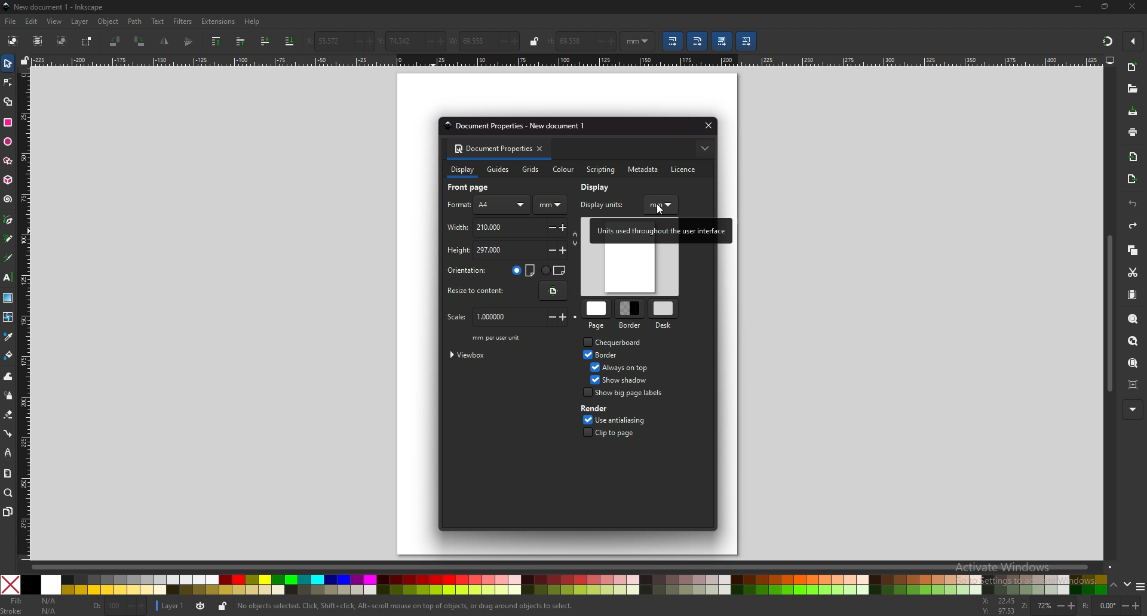  What do you see at coordinates (566, 229) in the screenshot?
I see `+` at bounding box center [566, 229].